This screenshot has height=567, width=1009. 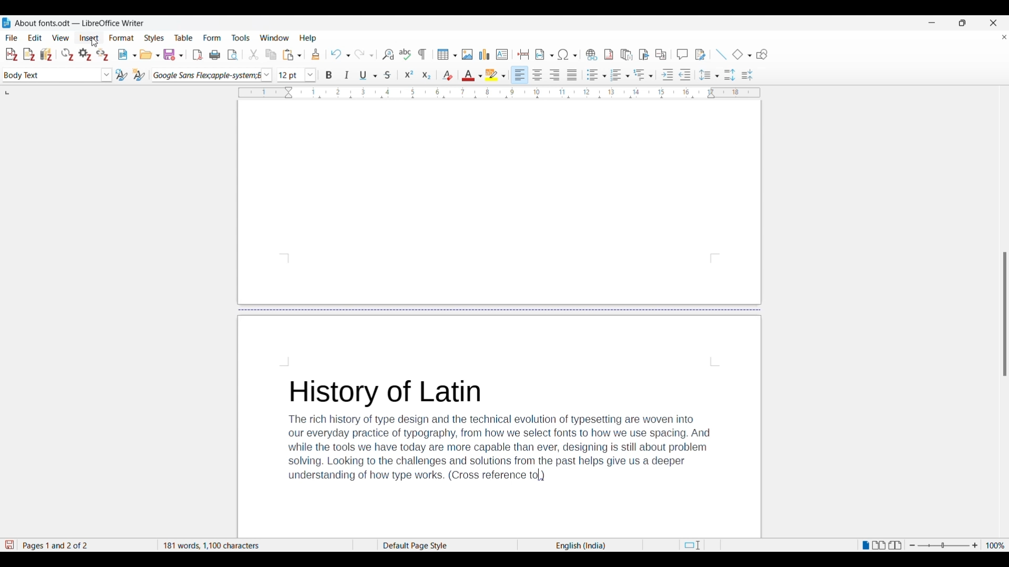 I want to click on Insert cross-reference, so click(x=661, y=55).